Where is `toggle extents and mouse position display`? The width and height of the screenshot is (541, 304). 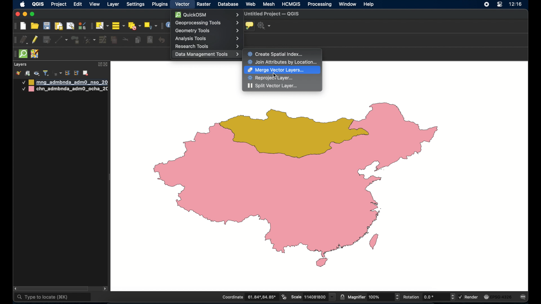
toggle extents and mouse position display is located at coordinates (283, 297).